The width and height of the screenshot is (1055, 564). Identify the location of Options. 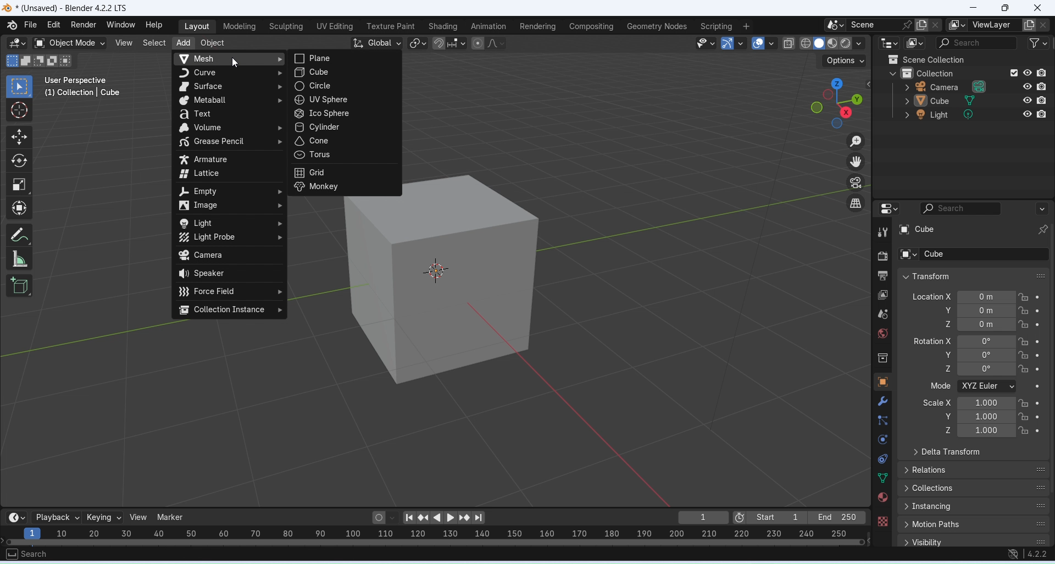
(842, 60).